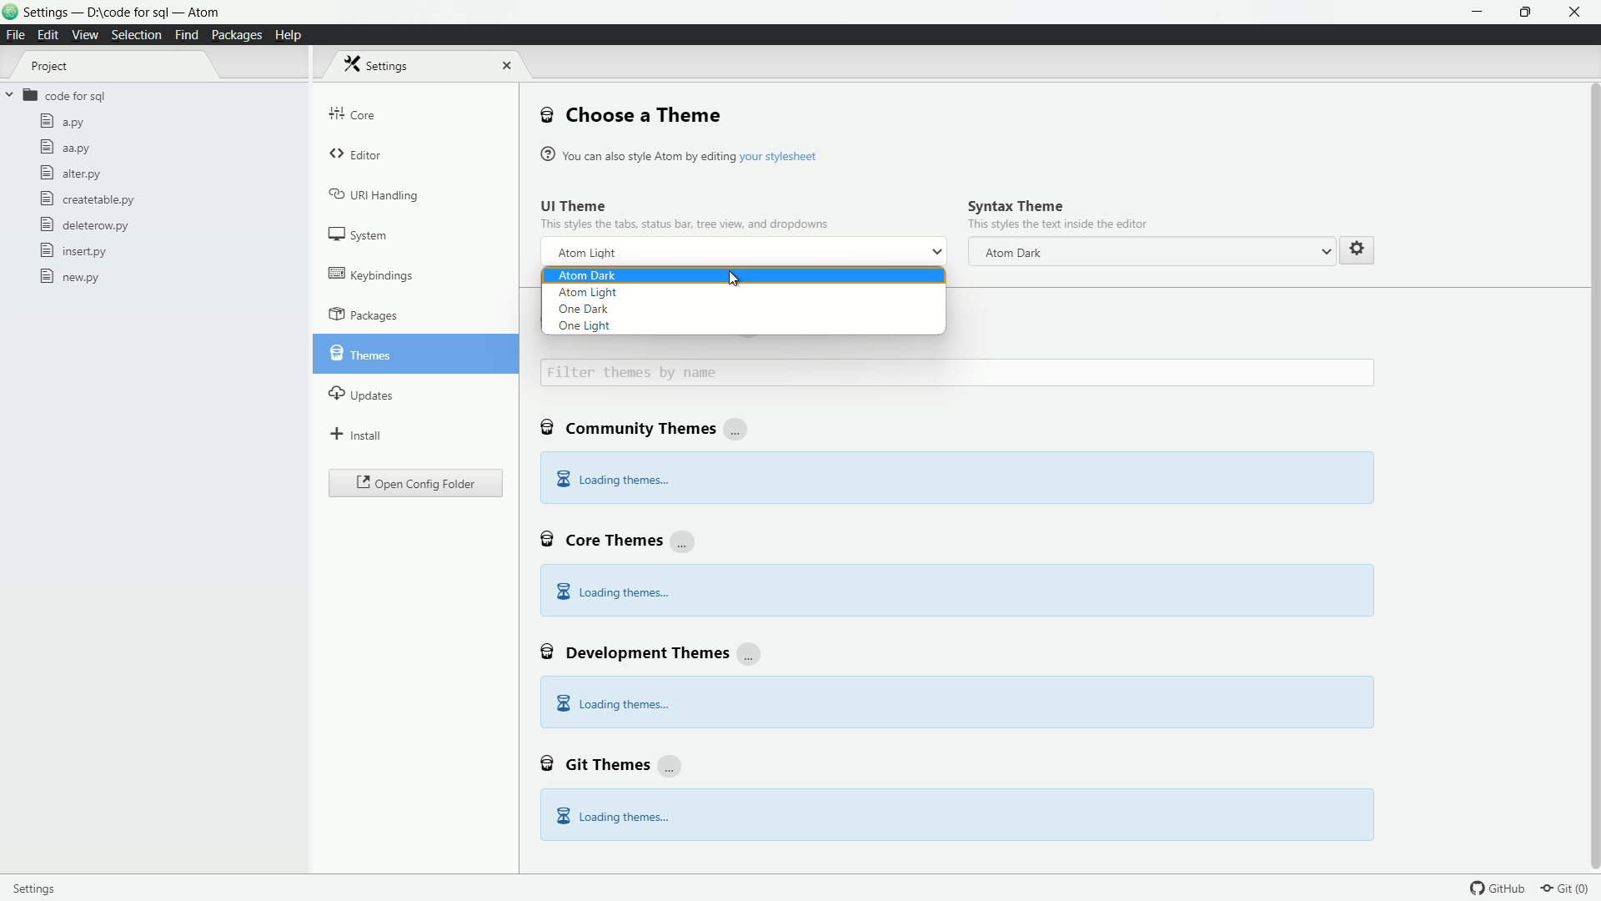  I want to click on git themes, so click(612, 763).